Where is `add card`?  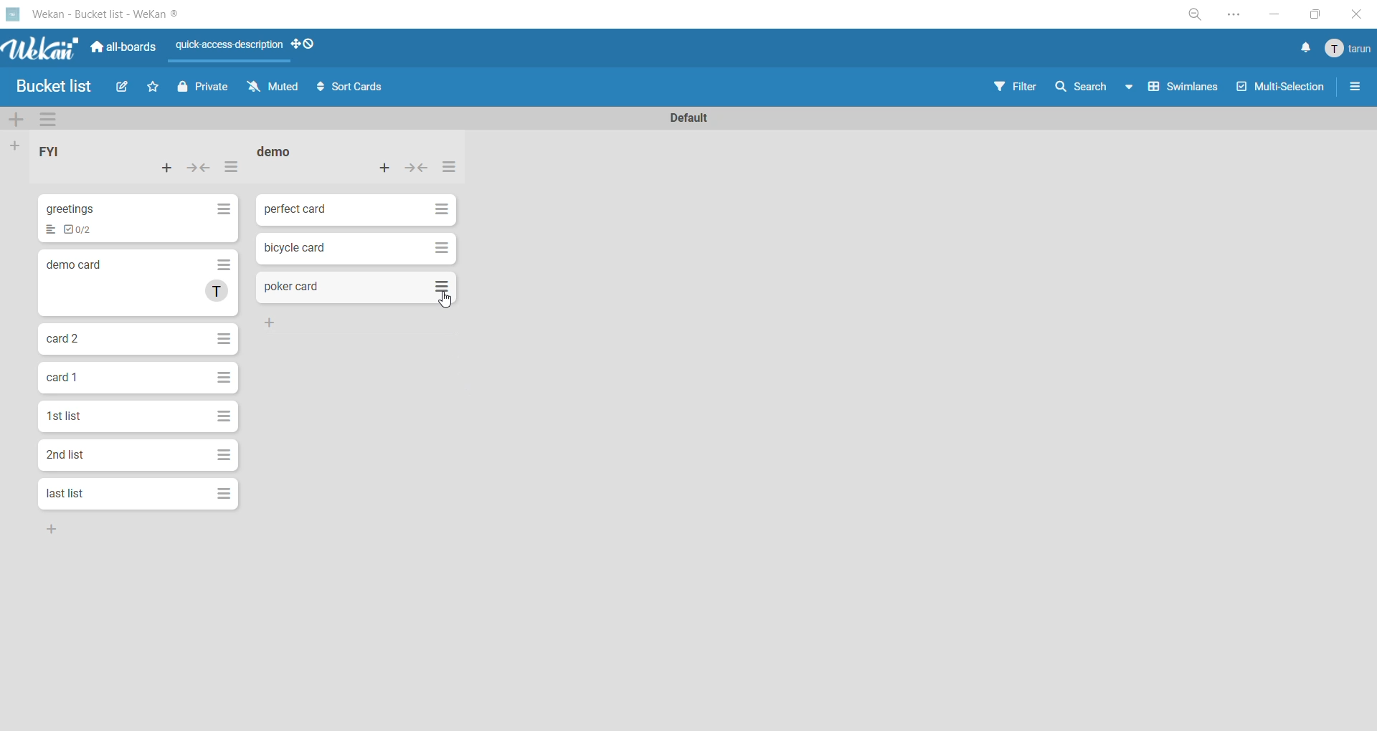
add card is located at coordinates (167, 171).